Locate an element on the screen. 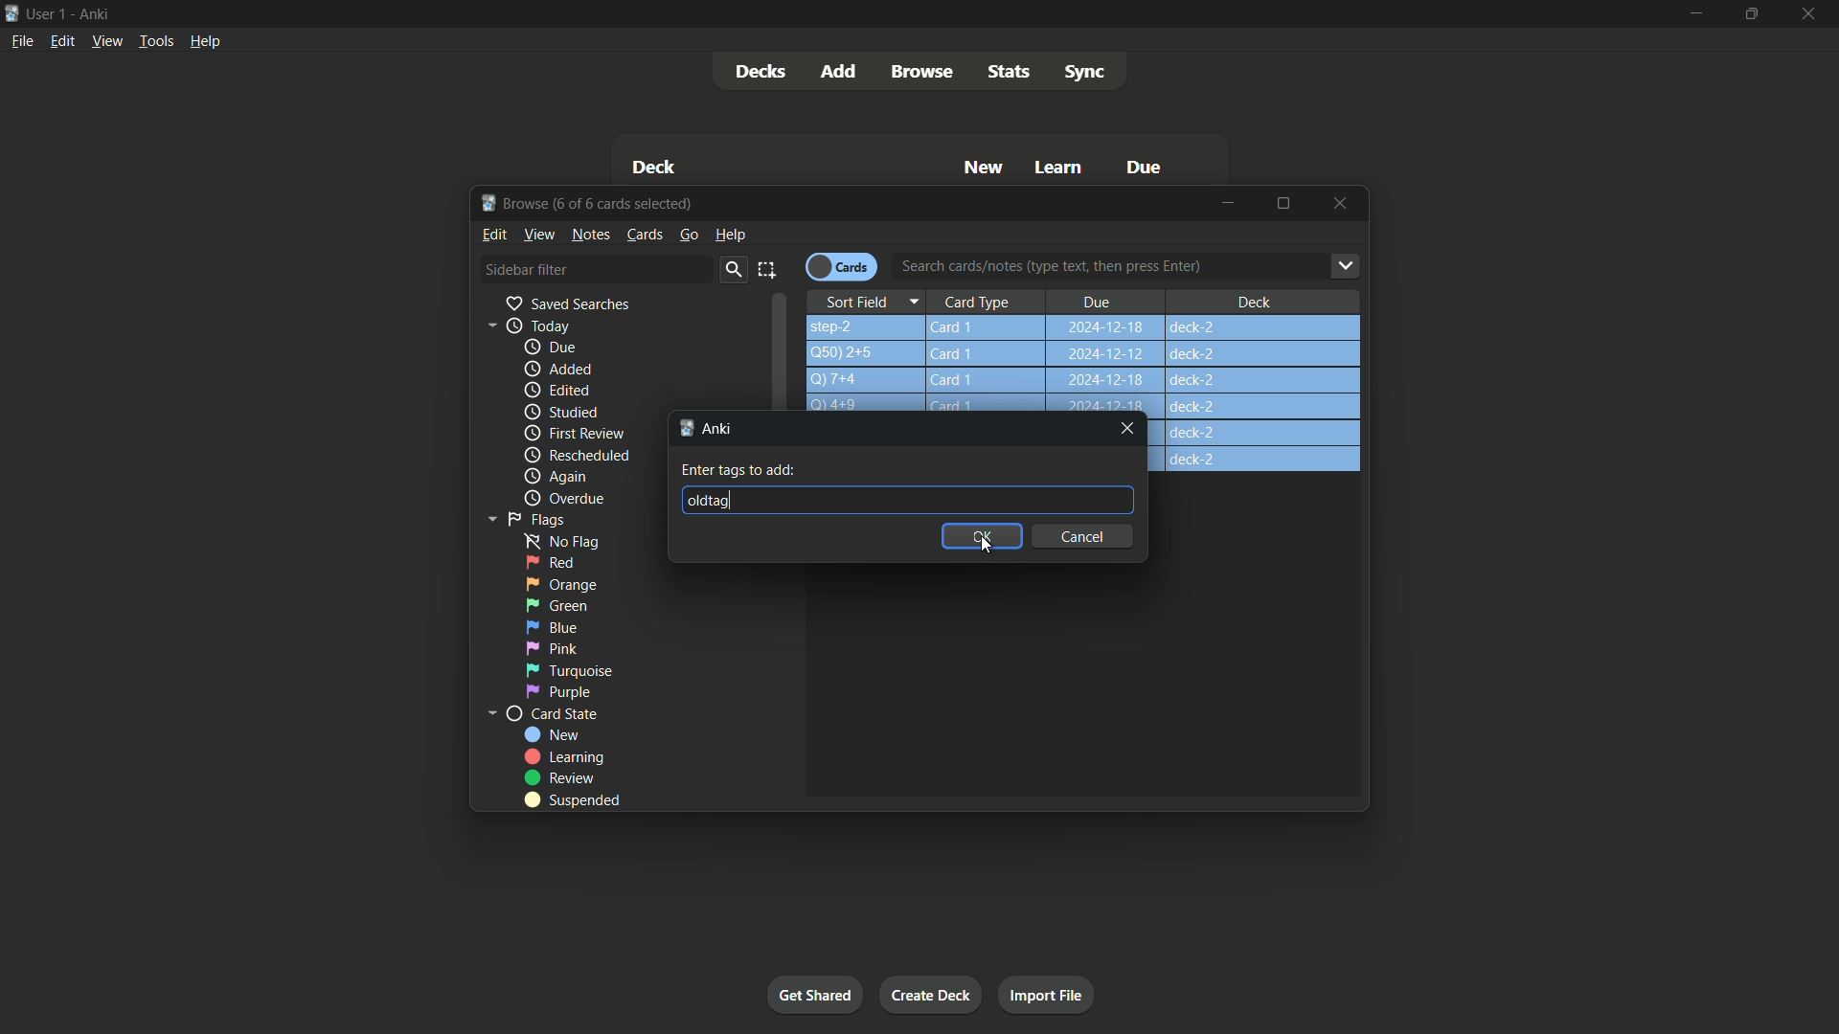 This screenshot has height=1034, width=1839. card state is located at coordinates (542, 715).